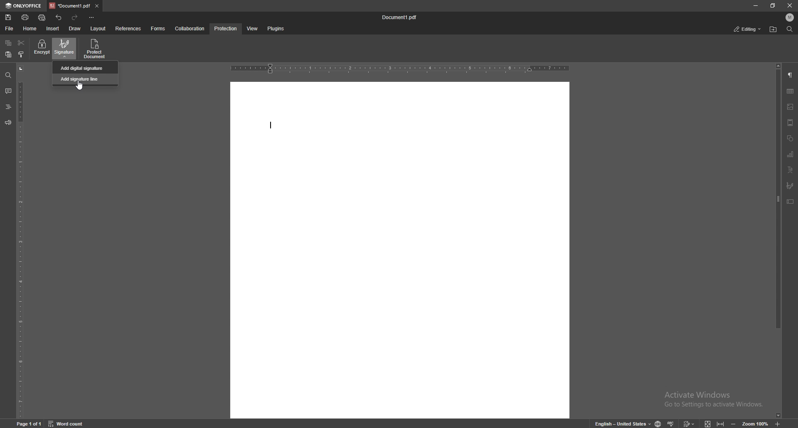 This screenshot has width=798, height=428. I want to click on forms, so click(159, 29).